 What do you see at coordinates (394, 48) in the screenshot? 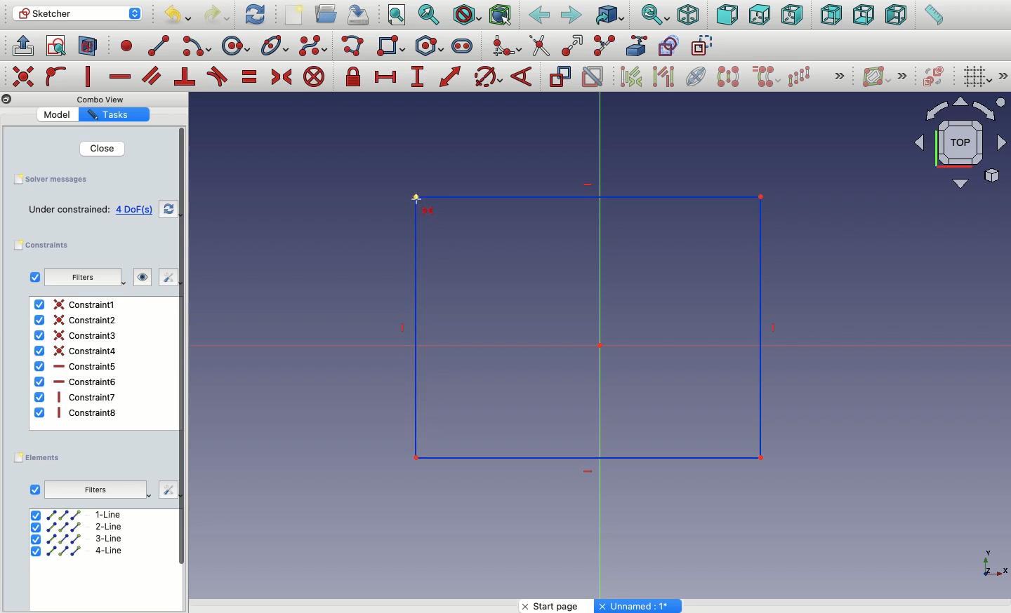
I see `Rectangle` at bounding box center [394, 48].